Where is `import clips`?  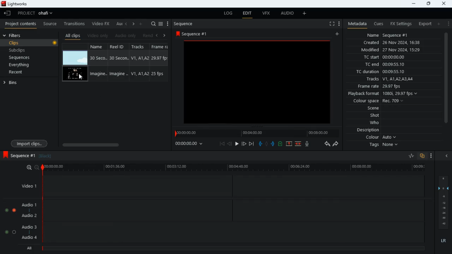 import clips is located at coordinates (29, 143).